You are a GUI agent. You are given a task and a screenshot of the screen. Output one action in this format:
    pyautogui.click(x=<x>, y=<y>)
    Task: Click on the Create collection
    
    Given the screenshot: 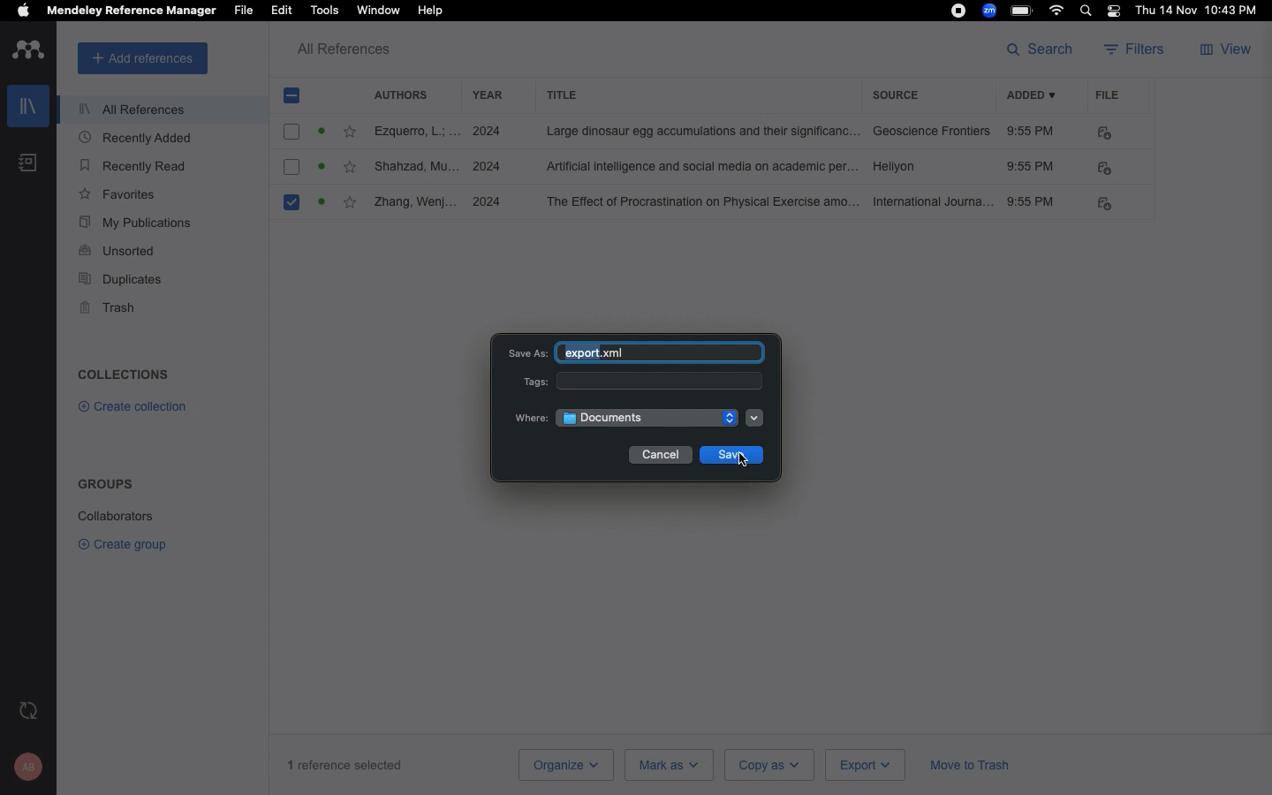 What is the action you would take?
    pyautogui.click(x=130, y=406)
    